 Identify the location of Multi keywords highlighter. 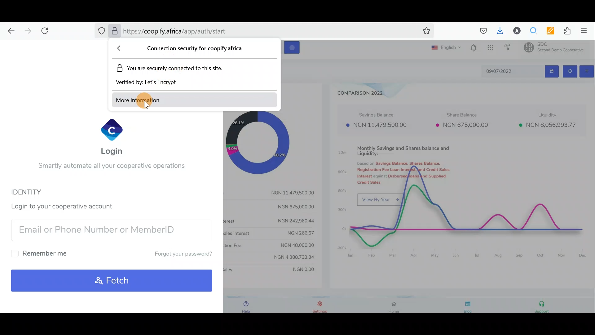
(548, 31).